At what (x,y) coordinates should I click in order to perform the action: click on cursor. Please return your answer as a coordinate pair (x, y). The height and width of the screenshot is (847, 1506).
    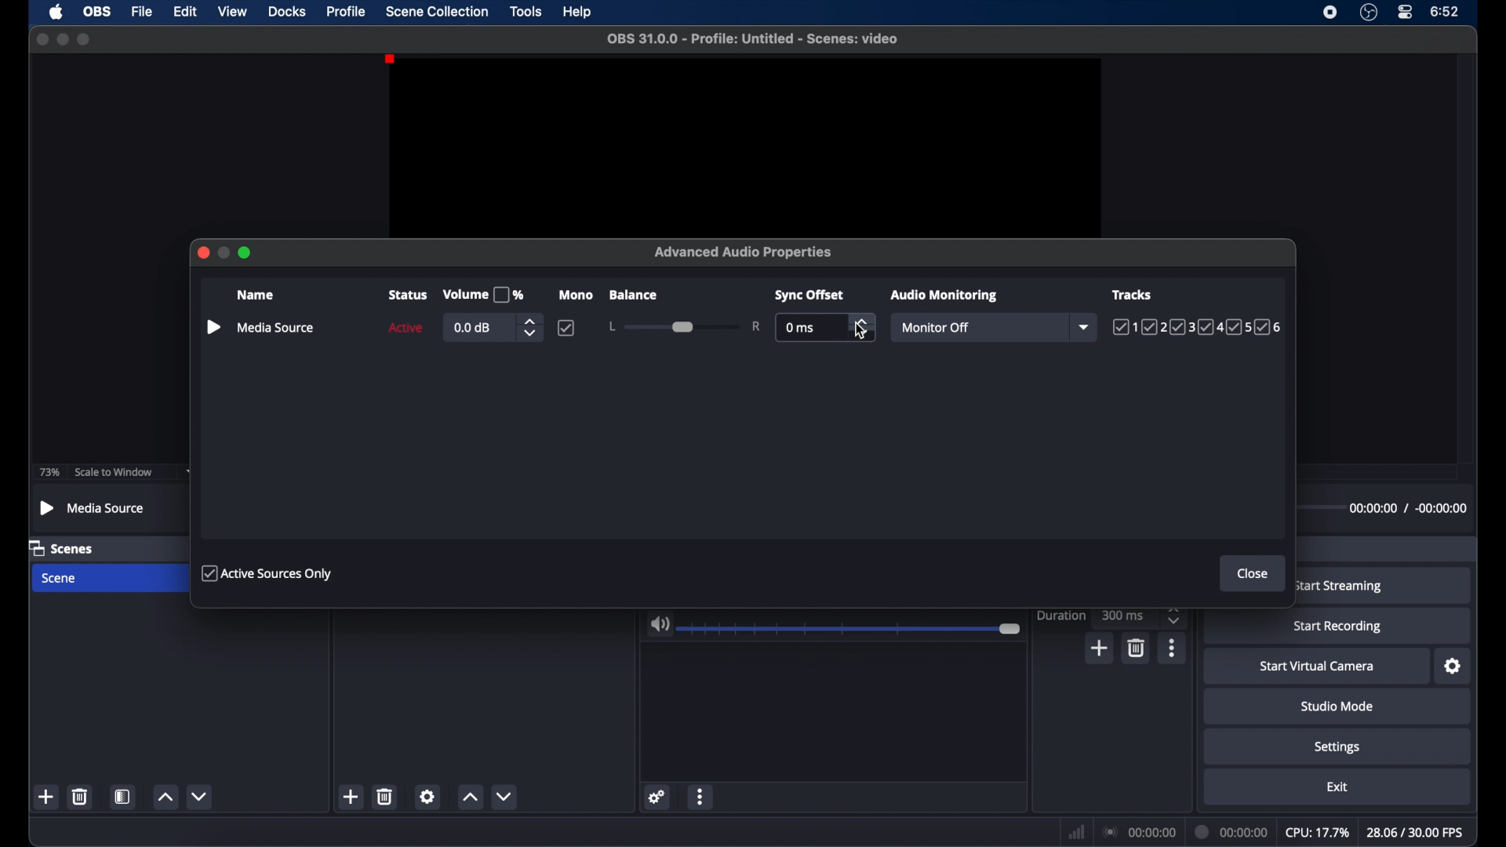
    Looking at the image, I should click on (861, 329).